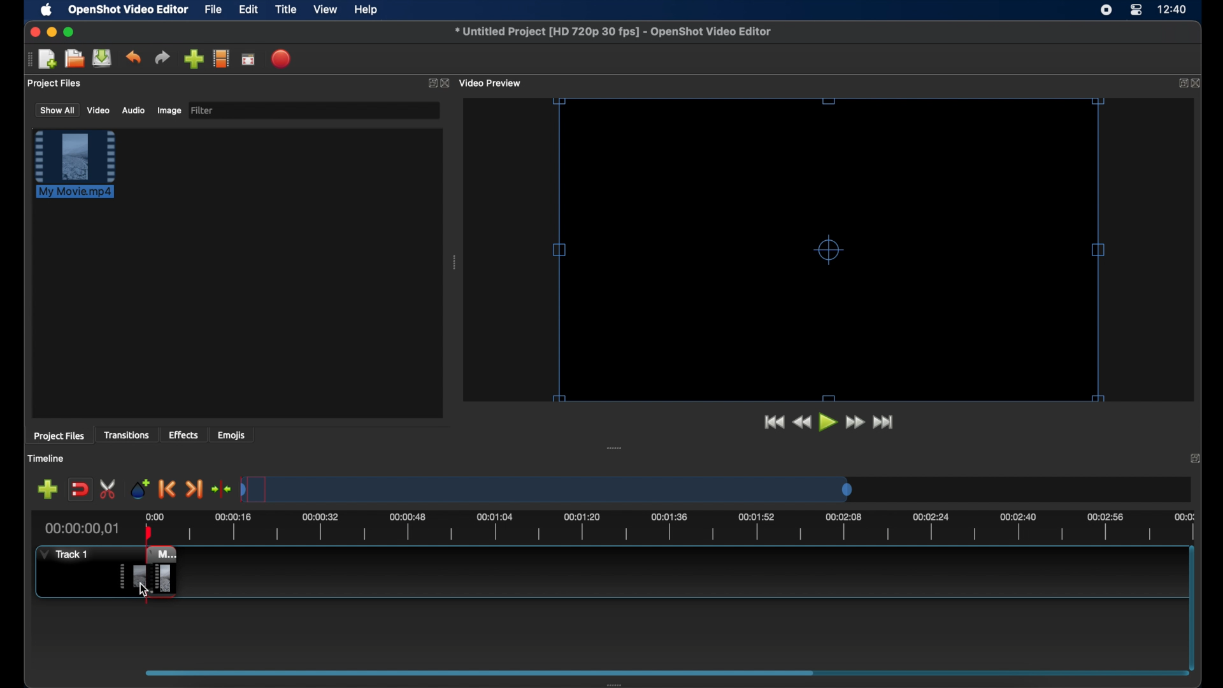  Describe the element at coordinates (139, 488) in the screenshot. I see `add marker` at that location.